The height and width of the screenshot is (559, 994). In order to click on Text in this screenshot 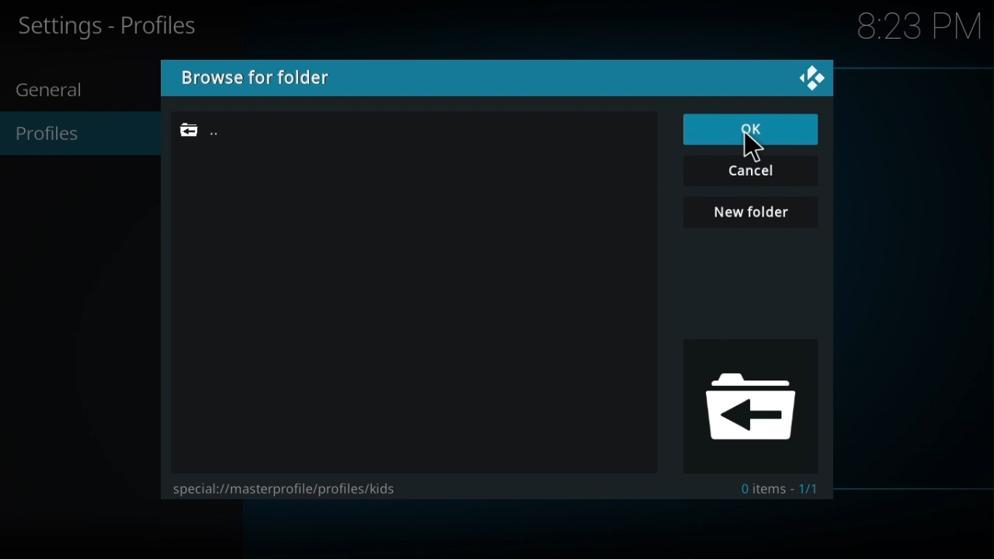, I will do `click(783, 488)`.